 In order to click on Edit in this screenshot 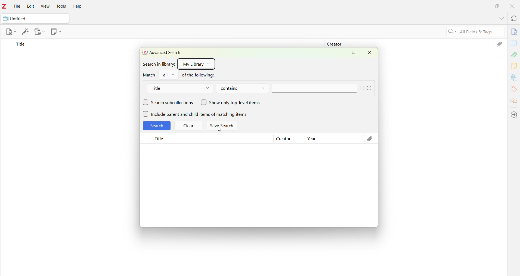, I will do `click(26, 32)`.